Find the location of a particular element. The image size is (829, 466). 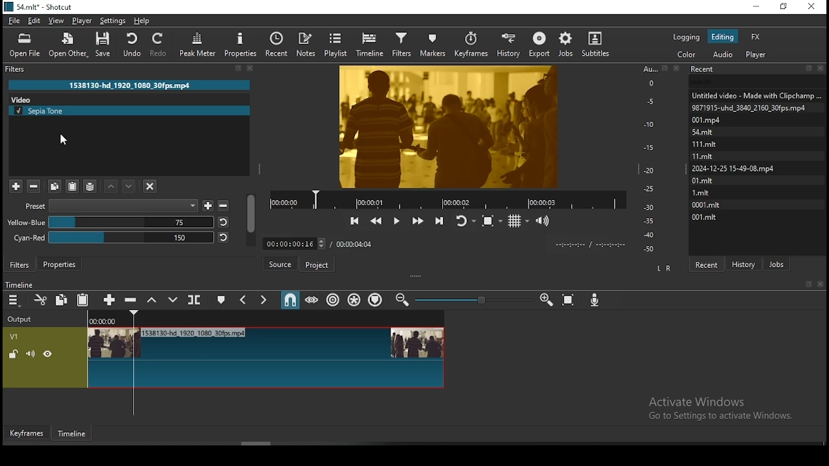

subtitles is located at coordinates (600, 45).